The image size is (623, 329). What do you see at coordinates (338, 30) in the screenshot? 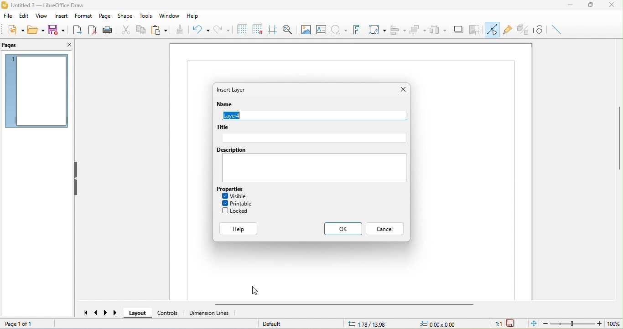
I see `special character` at bounding box center [338, 30].